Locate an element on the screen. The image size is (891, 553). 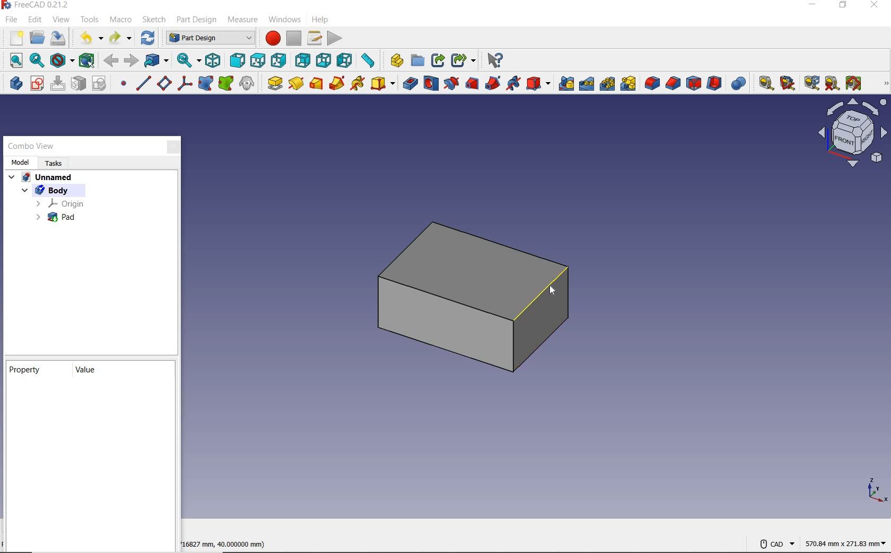
measure angular is located at coordinates (786, 82).